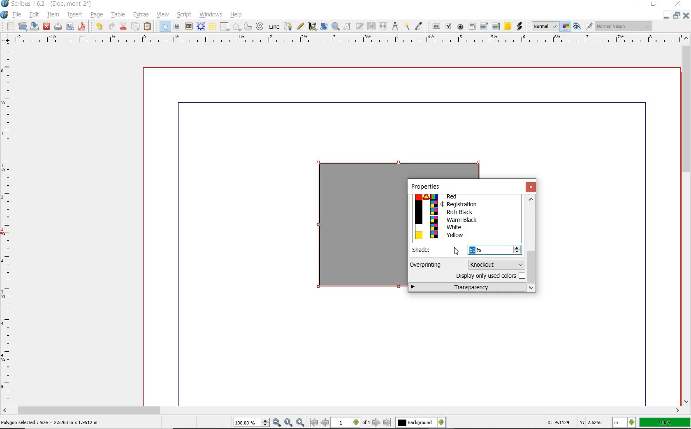  I want to click on CLOSE, so click(679, 5).